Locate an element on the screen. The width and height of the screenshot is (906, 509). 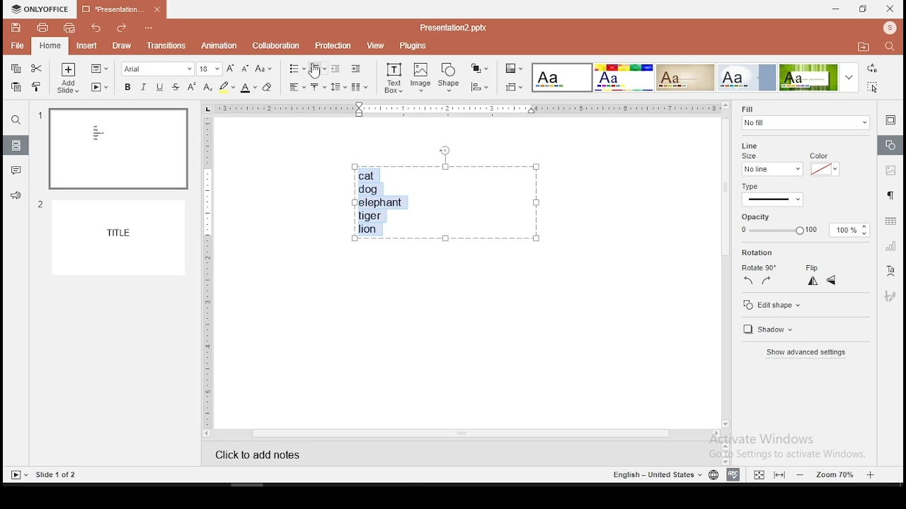
shape settings is located at coordinates (890, 146).